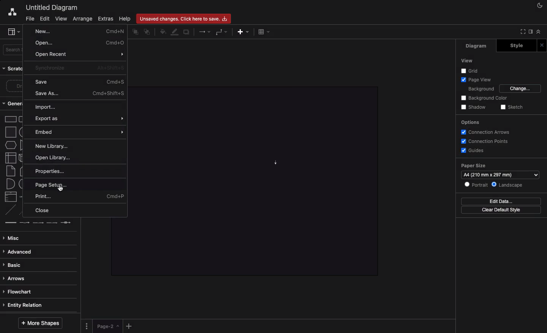 This screenshot has height=333, width=547. What do you see at coordinates (135, 32) in the screenshot?
I see `To front` at bounding box center [135, 32].